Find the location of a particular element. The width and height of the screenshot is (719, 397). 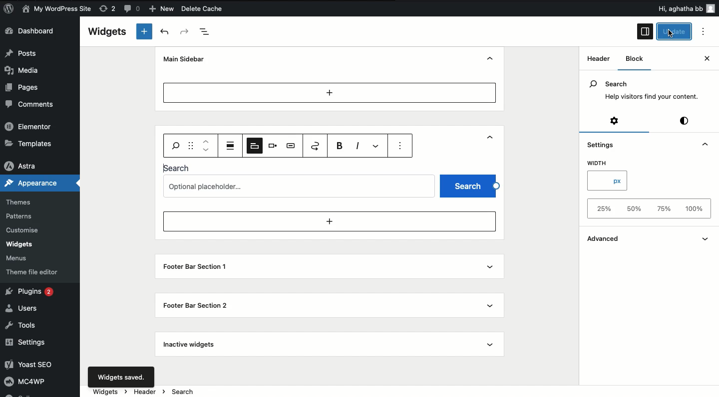

Settings is located at coordinates (613, 122).